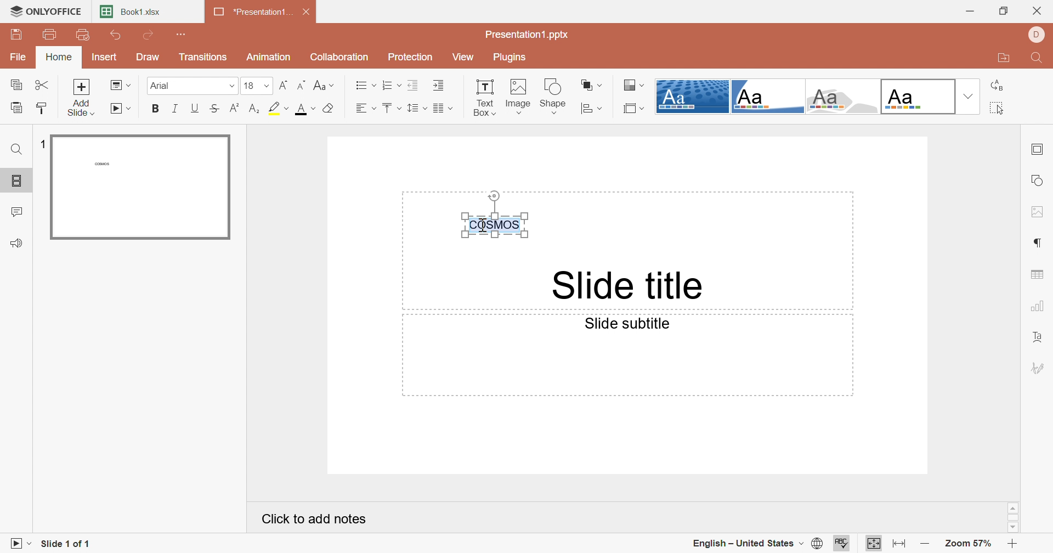 This screenshot has height=553, width=1053. What do you see at coordinates (38, 109) in the screenshot?
I see `Copy style` at bounding box center [38, 109].